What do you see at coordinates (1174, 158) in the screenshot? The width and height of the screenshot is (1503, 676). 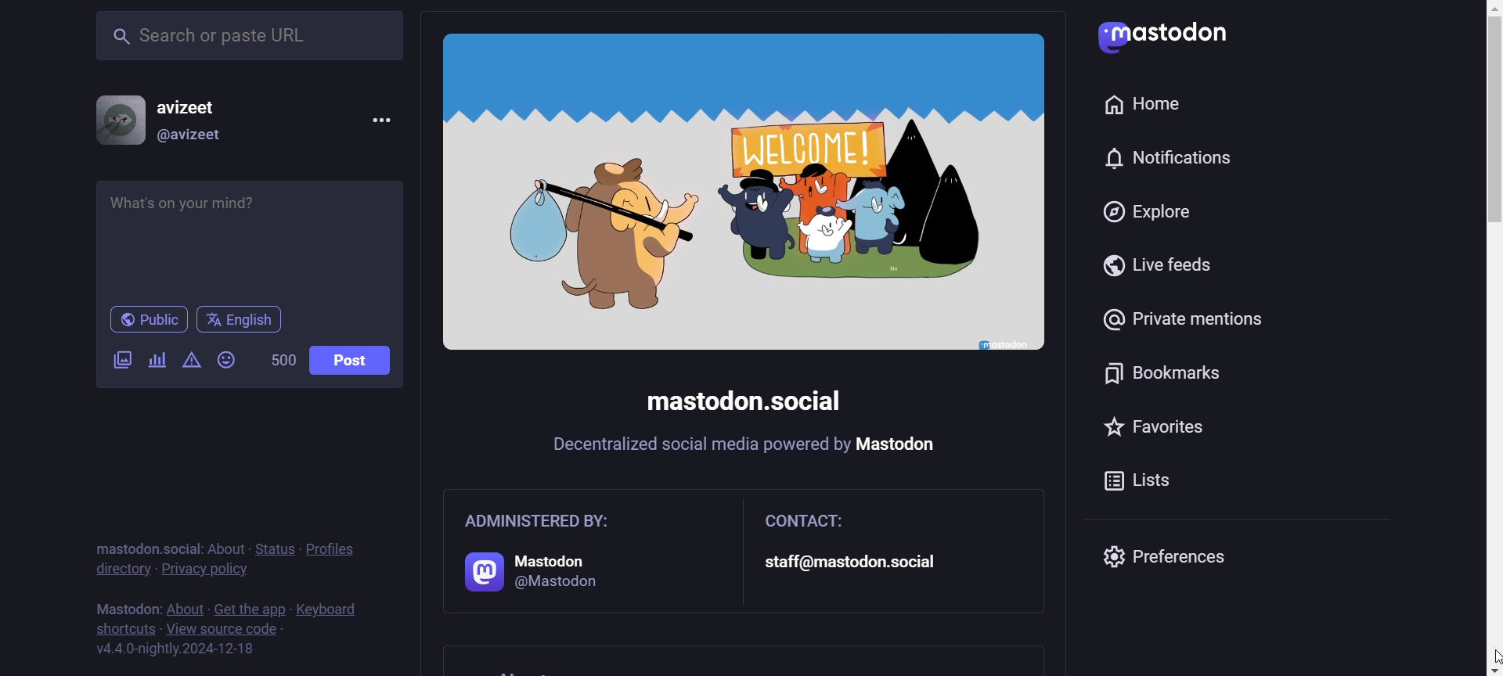 I see `notifications` at bounding box center [1174, 158].